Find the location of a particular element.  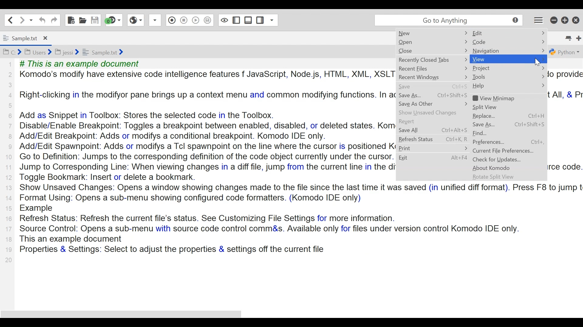

go to anything is located at coordinates (447, 21).